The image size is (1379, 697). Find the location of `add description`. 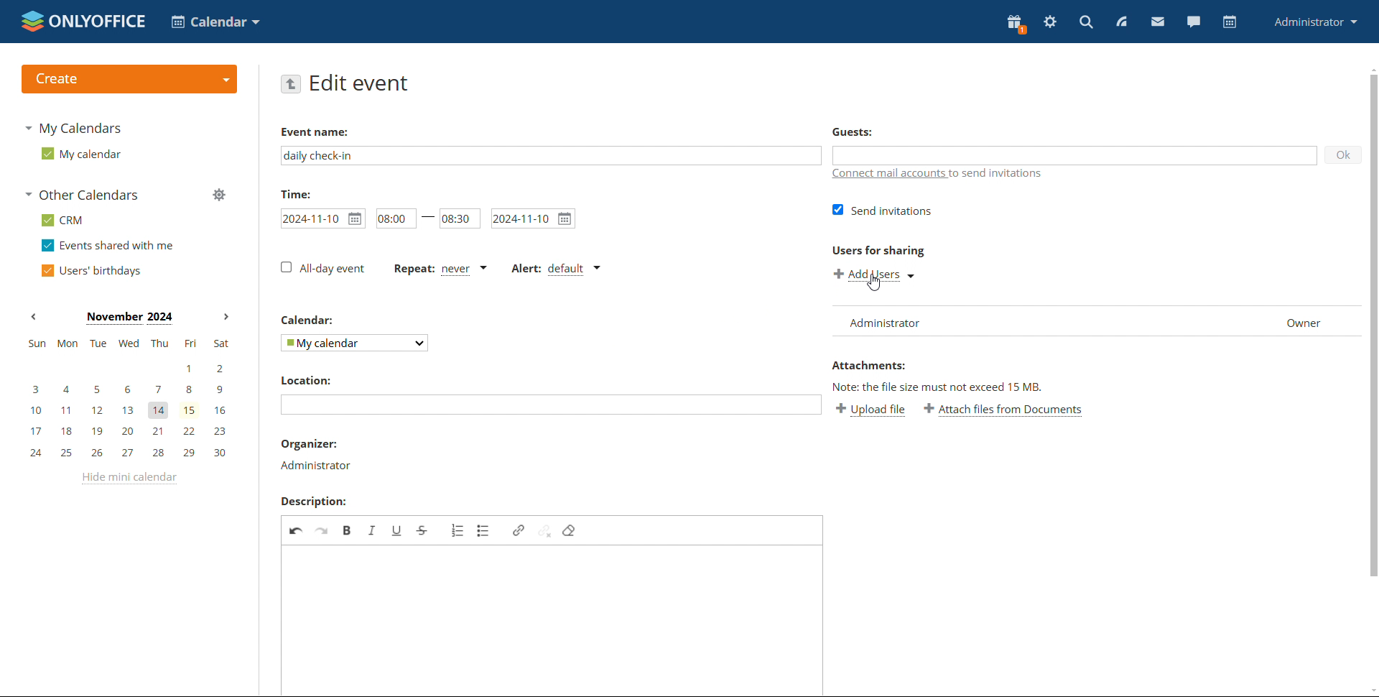

add description is located at coordinates (554, 620).